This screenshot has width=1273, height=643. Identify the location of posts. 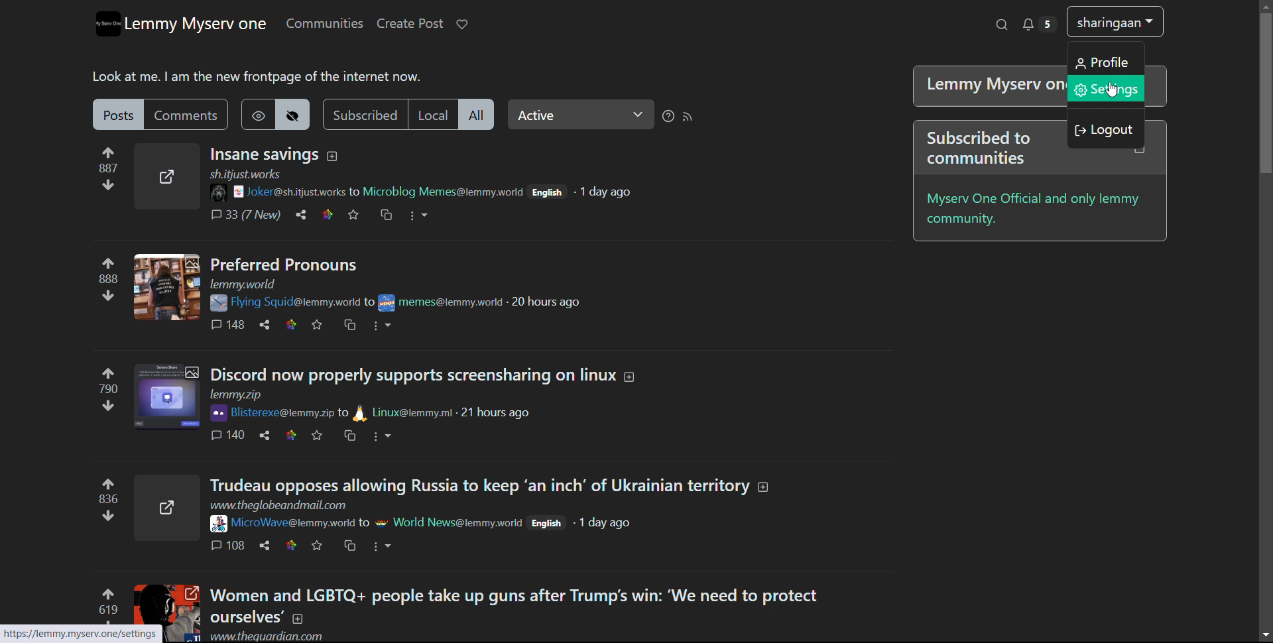
(115, 114).